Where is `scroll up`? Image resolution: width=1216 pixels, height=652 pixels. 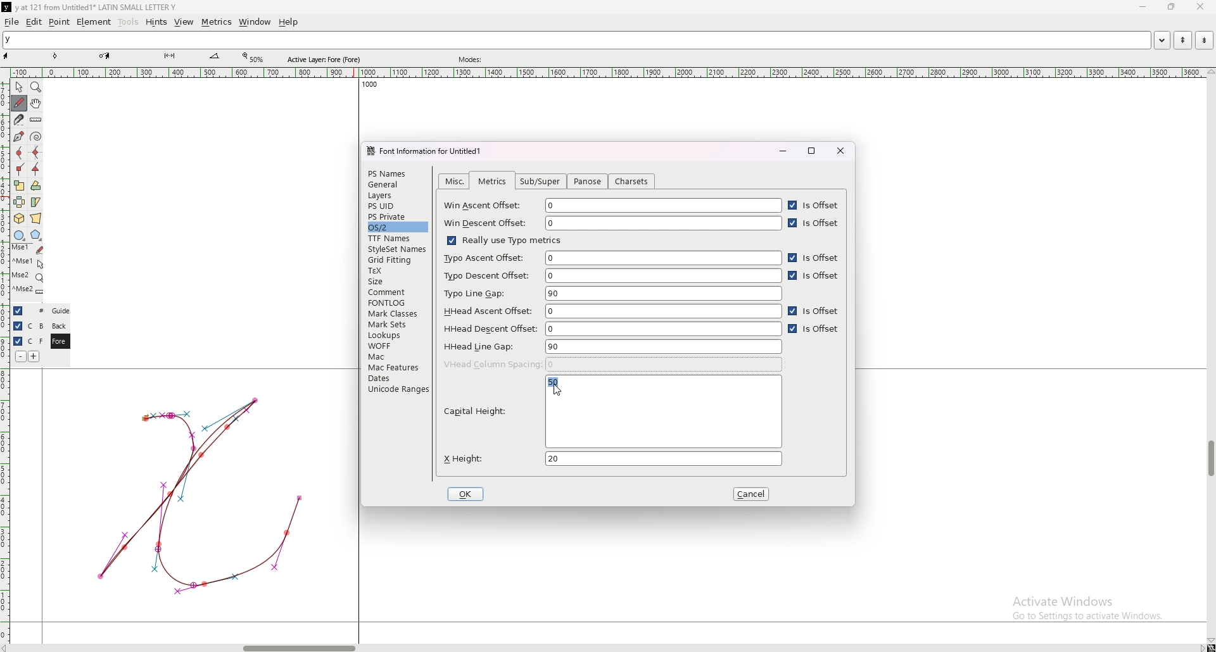 scroll up is located at coordinates (1208, 72).